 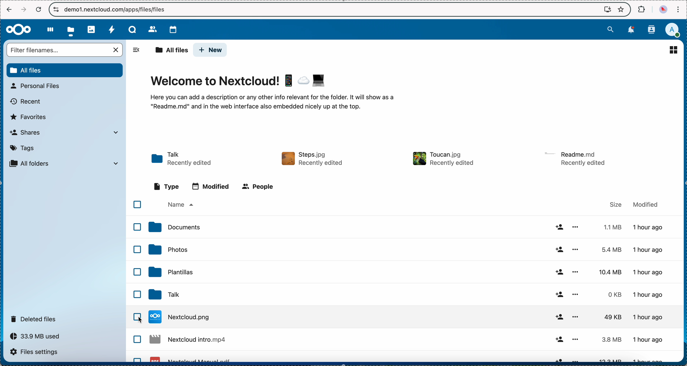 What do you see at coordinates (408, 250) in the screenshot?
I see `photos` at bounding box center [408, 250].